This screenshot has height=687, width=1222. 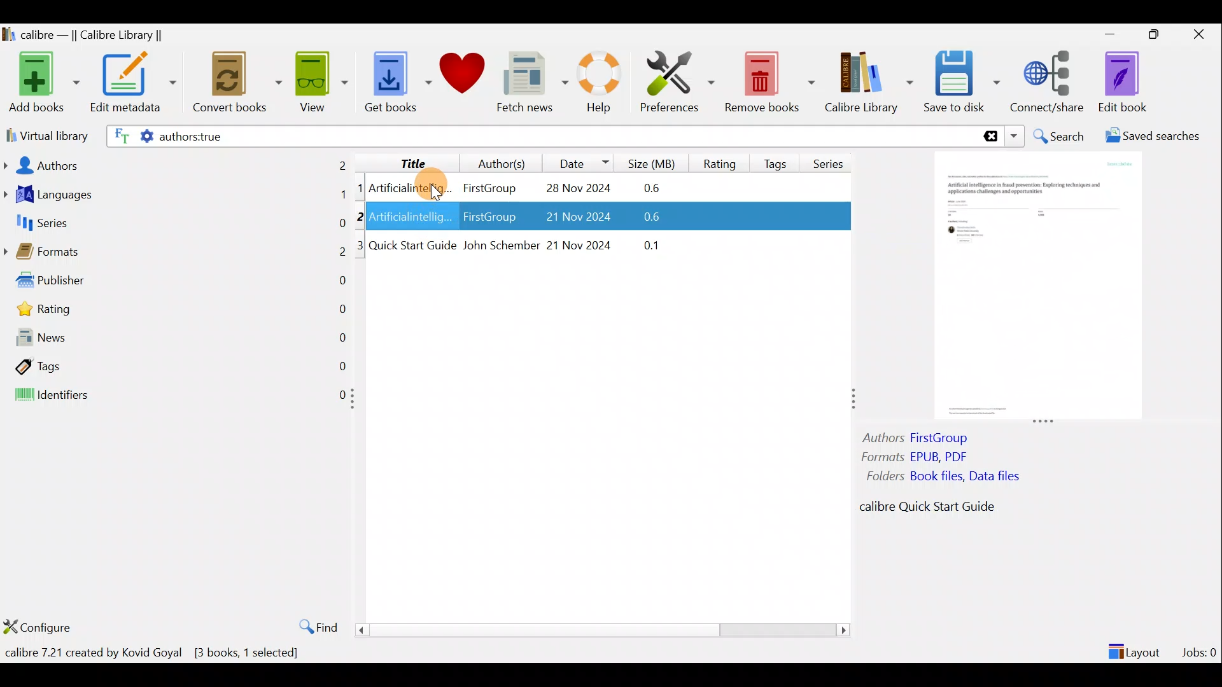 I want to click on Maximize, so click(x=1160, y=35).